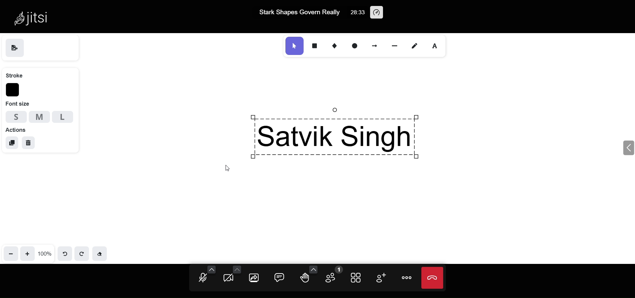 Image resolution: width=635 pixels, height=298 pixels. I want to click on more emoji, so click(313, 269).